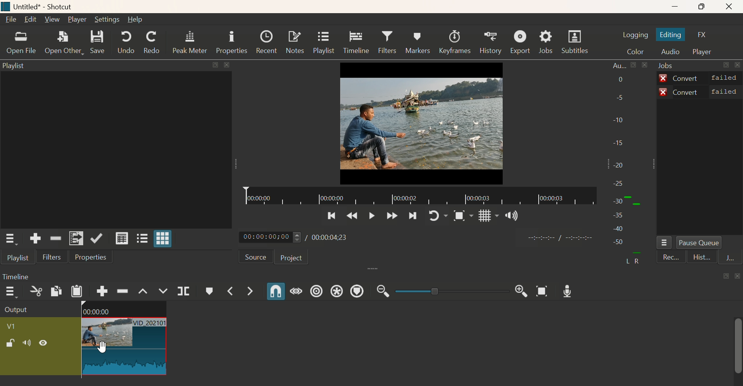 The height and width of the screenshot is (386, 743). What do you see at coordinates (152, 42) in the screenshot?
I see `Redo` at bounding box center [152, 42].